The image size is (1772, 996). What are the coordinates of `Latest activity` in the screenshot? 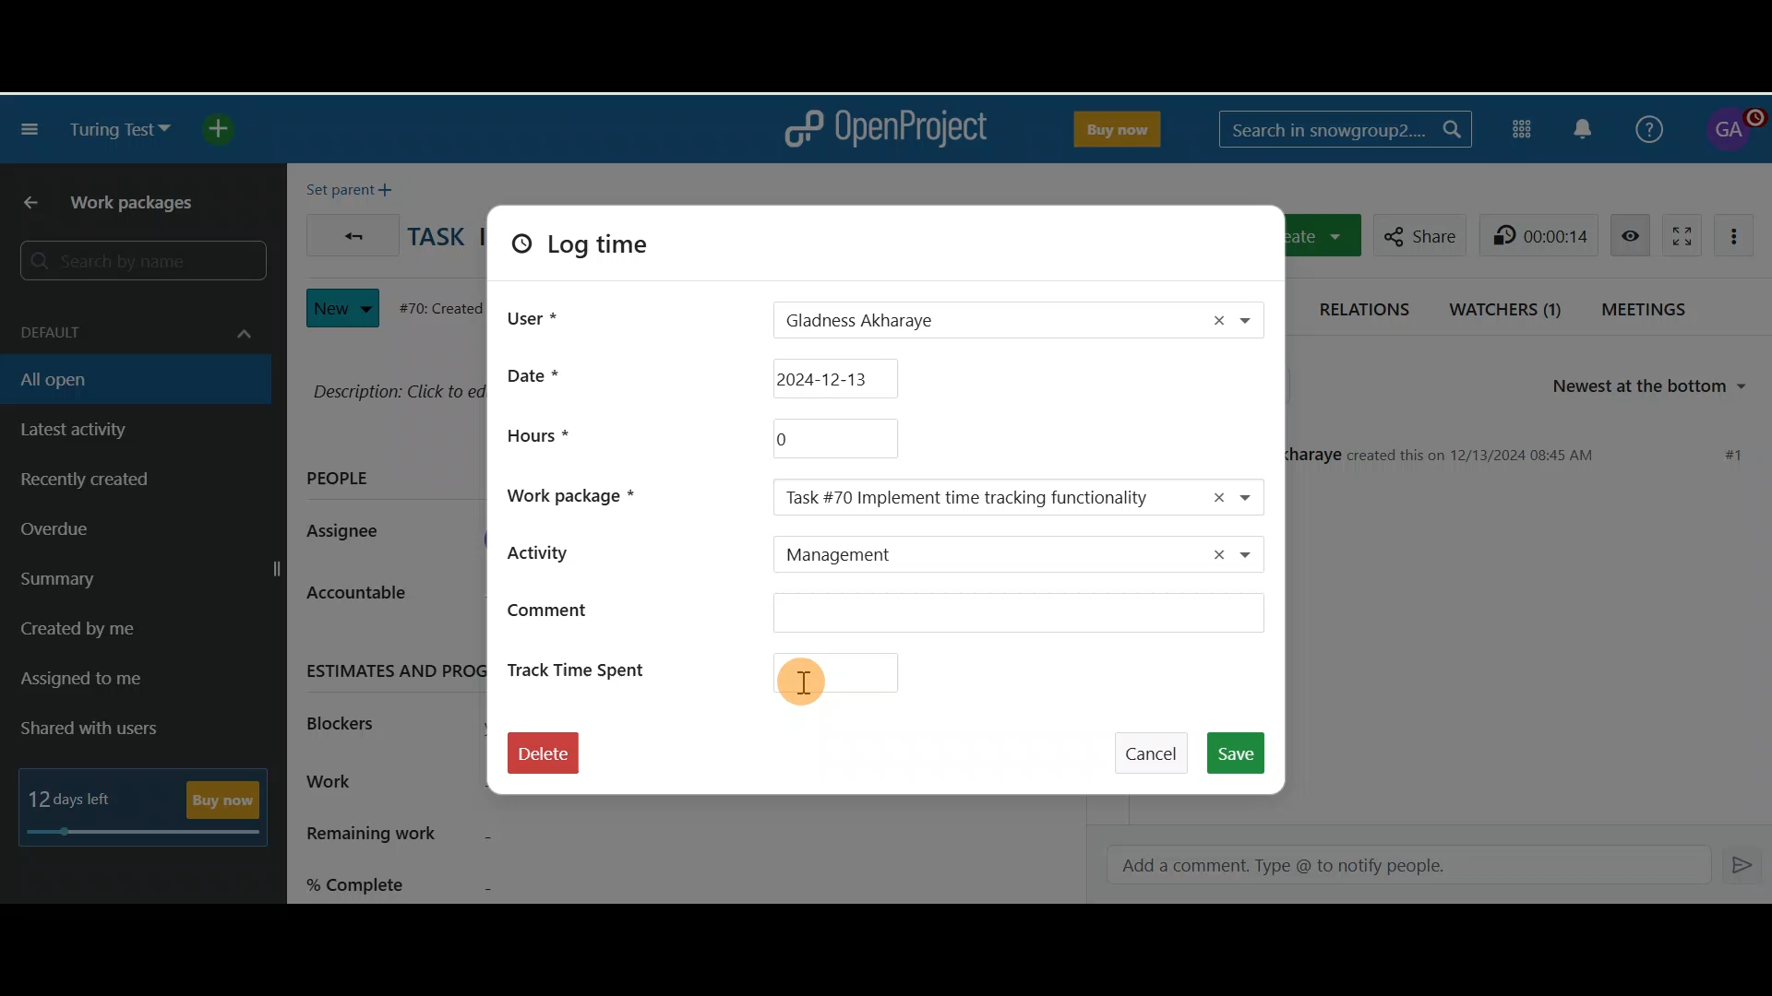 It's located at (102, 431).